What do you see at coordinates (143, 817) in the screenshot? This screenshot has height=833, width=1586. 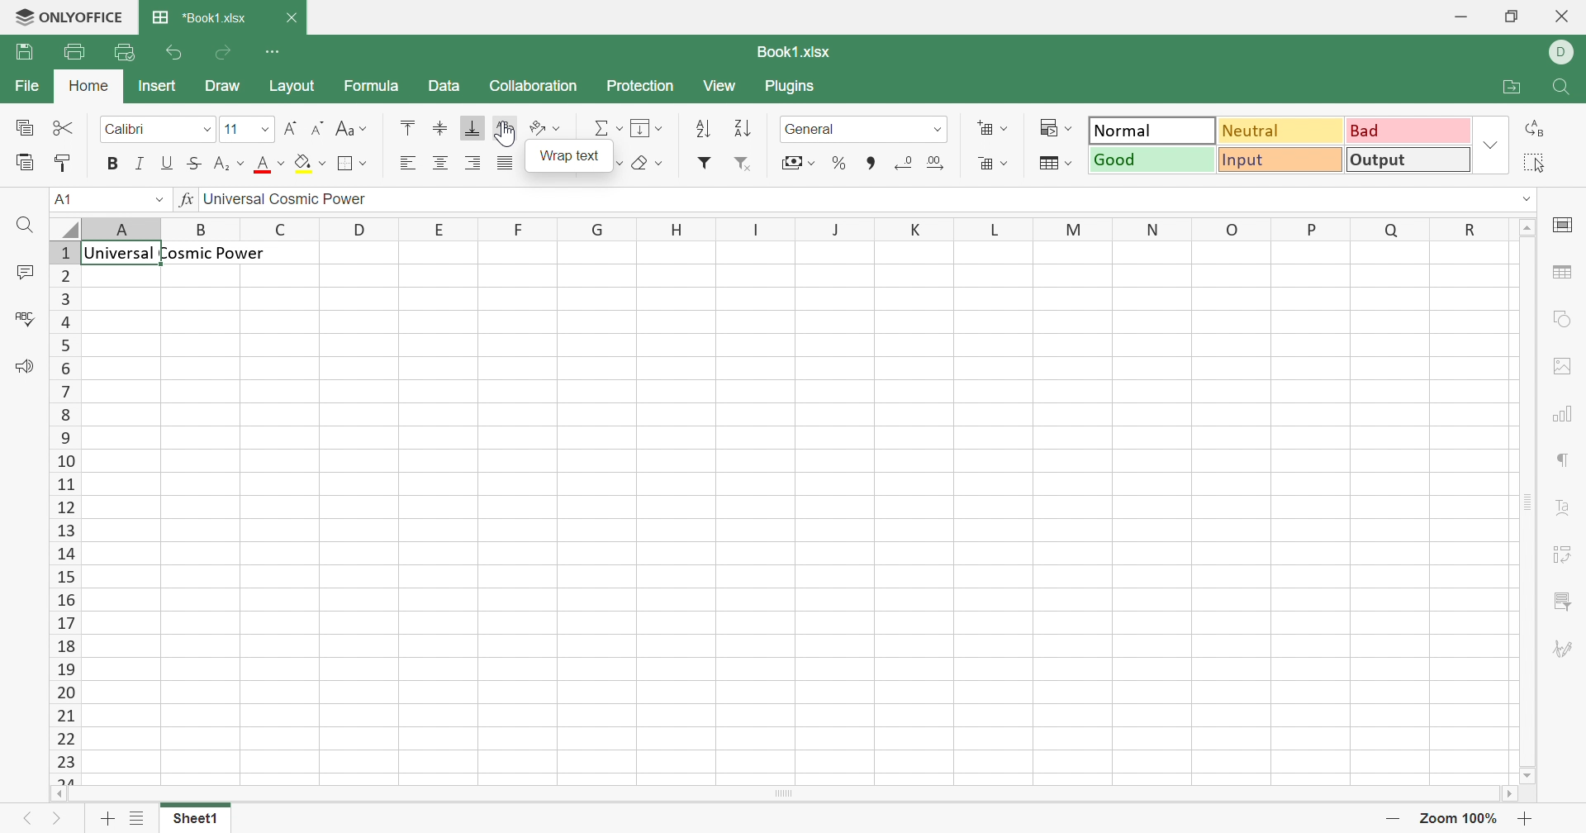 I see `List of sheets` at bounding box center [143, 817].